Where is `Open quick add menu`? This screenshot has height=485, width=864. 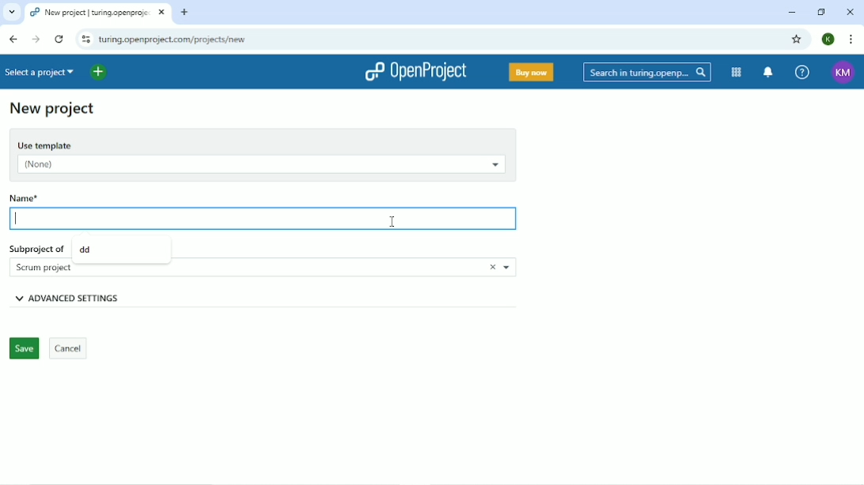
Open quick add menu is located at coordinates (100, 73).